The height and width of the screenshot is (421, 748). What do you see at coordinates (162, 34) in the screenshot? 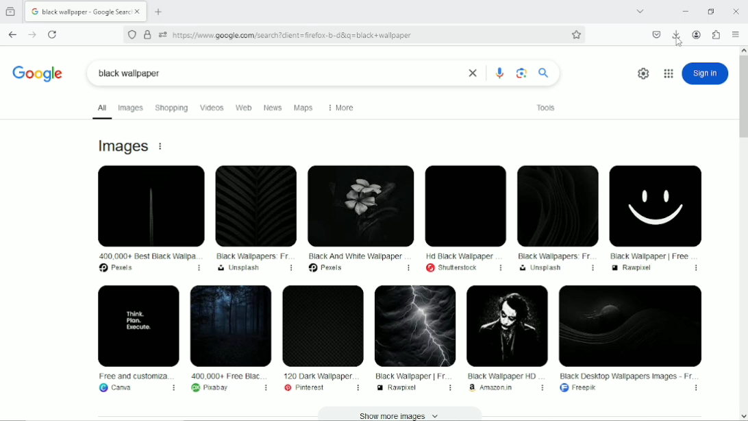
I see `you have granted this website additional permissions ` at bounding box center [162, 34].